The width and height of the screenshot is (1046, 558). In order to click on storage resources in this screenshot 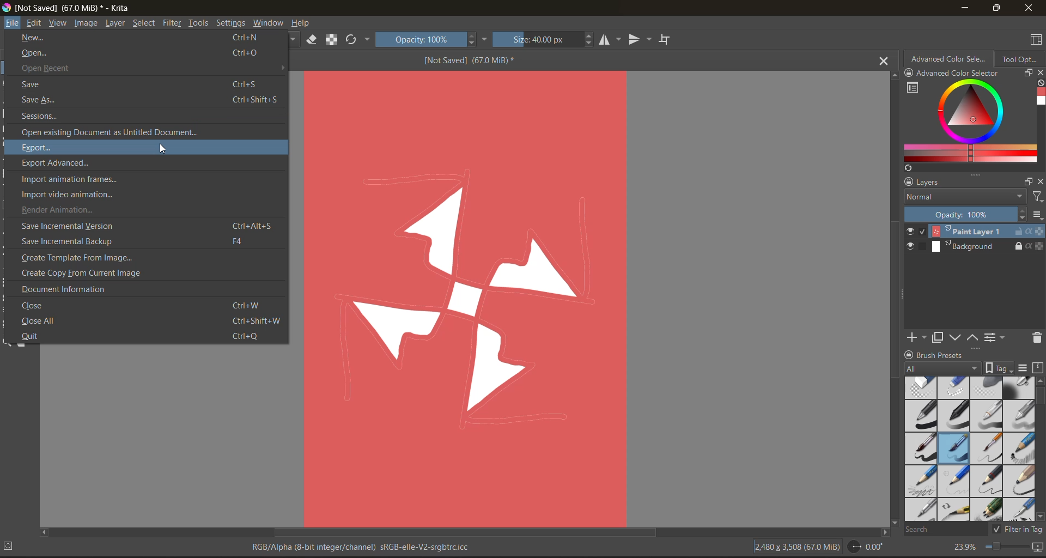, I will do `click(1039, 368)`.